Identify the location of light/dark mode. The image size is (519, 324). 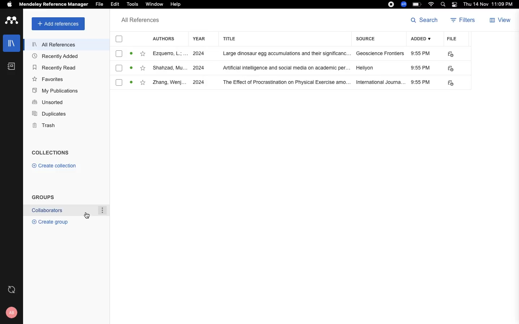
(454, 4).